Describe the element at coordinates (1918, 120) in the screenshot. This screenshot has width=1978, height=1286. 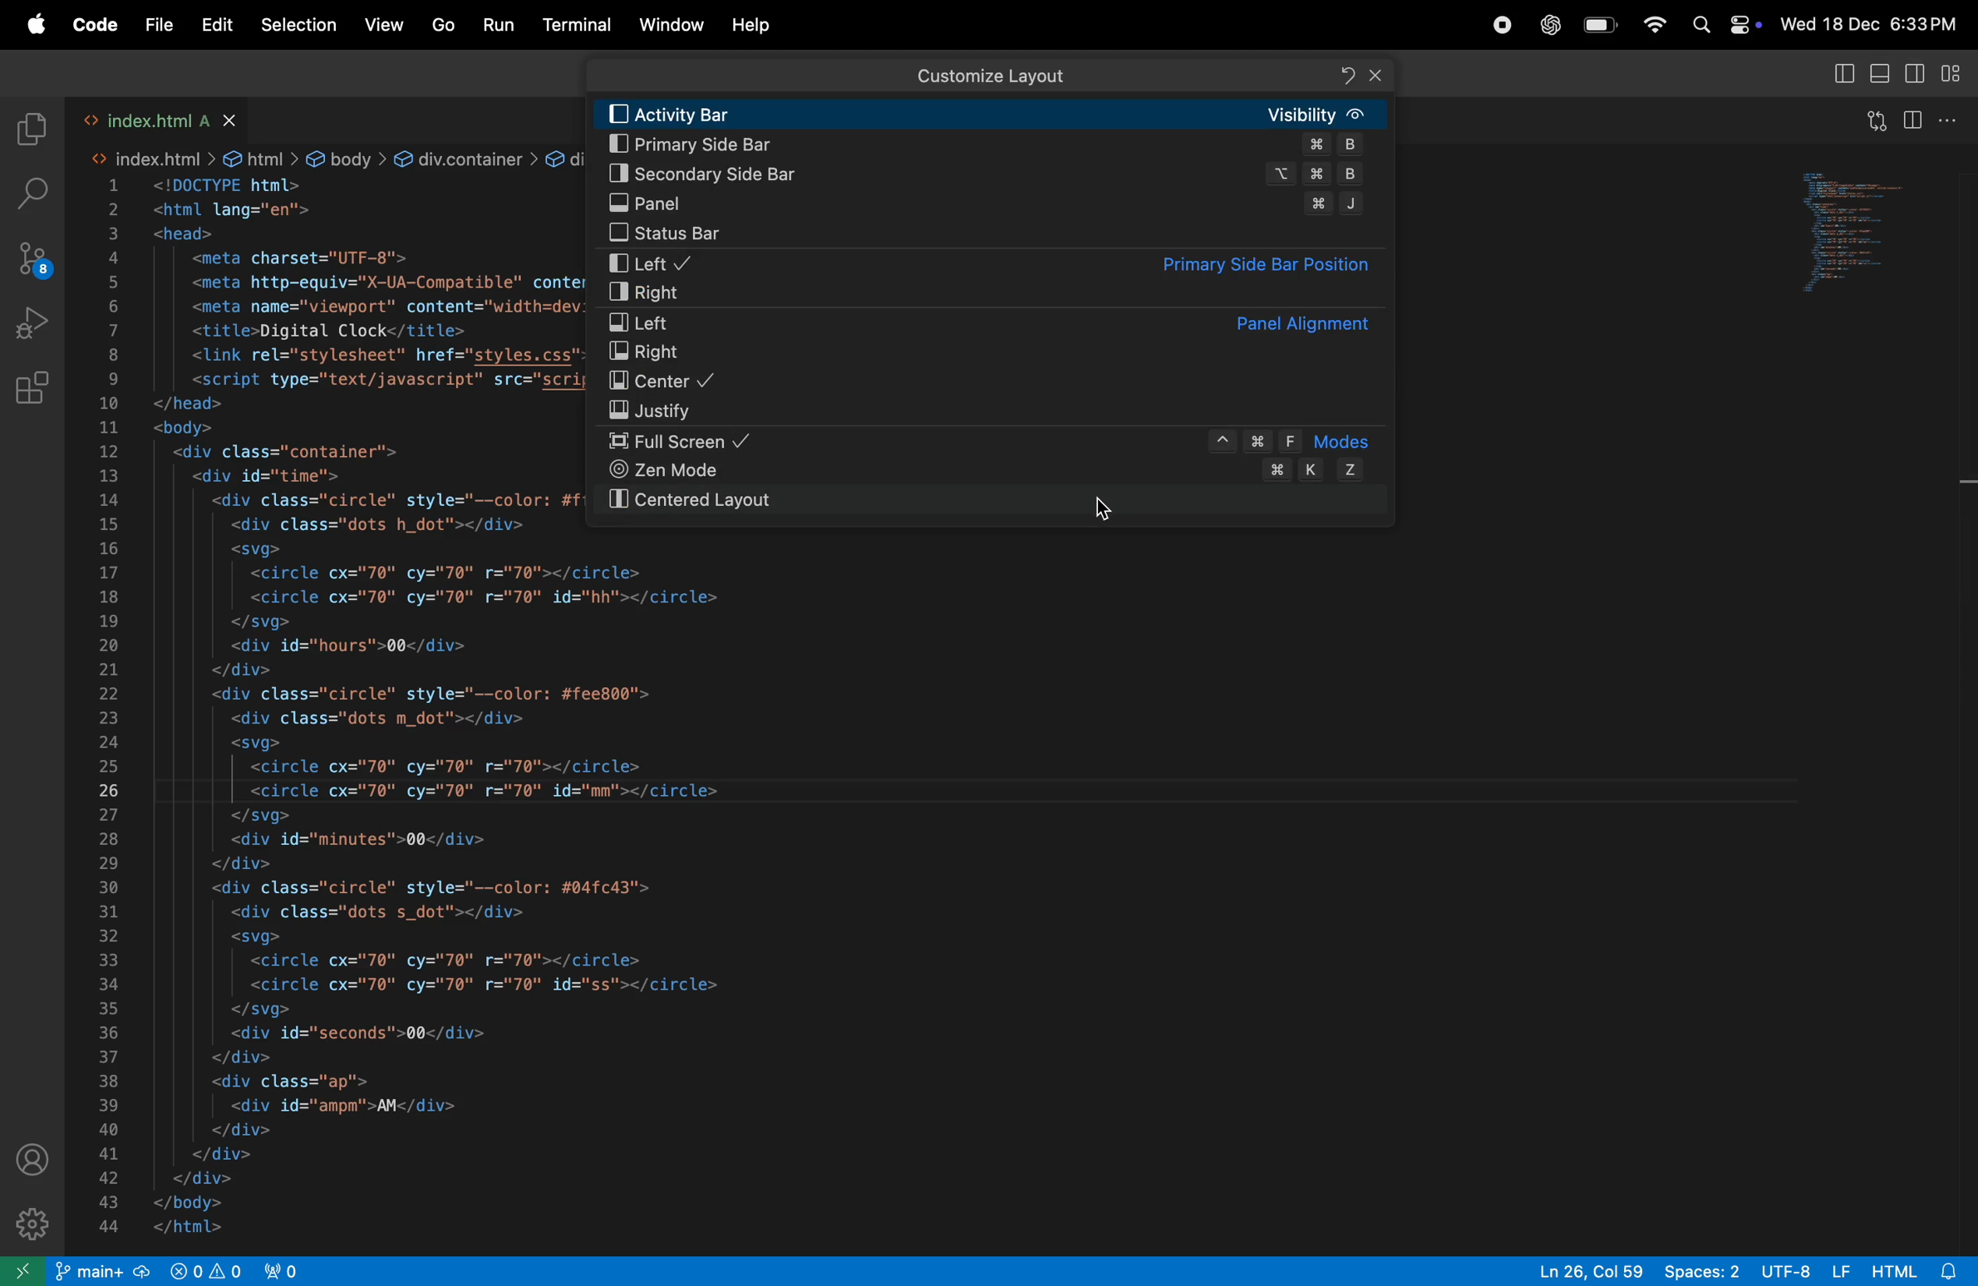
I see `split editor` at that location.